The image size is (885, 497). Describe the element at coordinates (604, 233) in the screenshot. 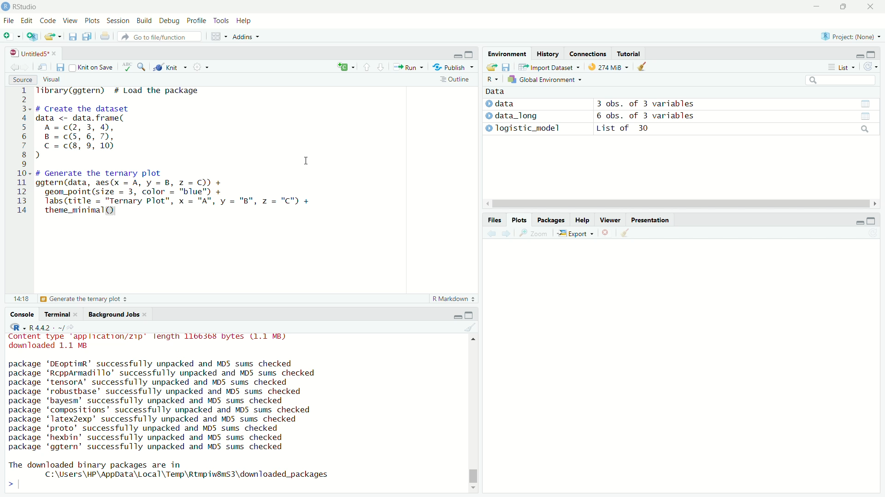

I see `close` at that location.